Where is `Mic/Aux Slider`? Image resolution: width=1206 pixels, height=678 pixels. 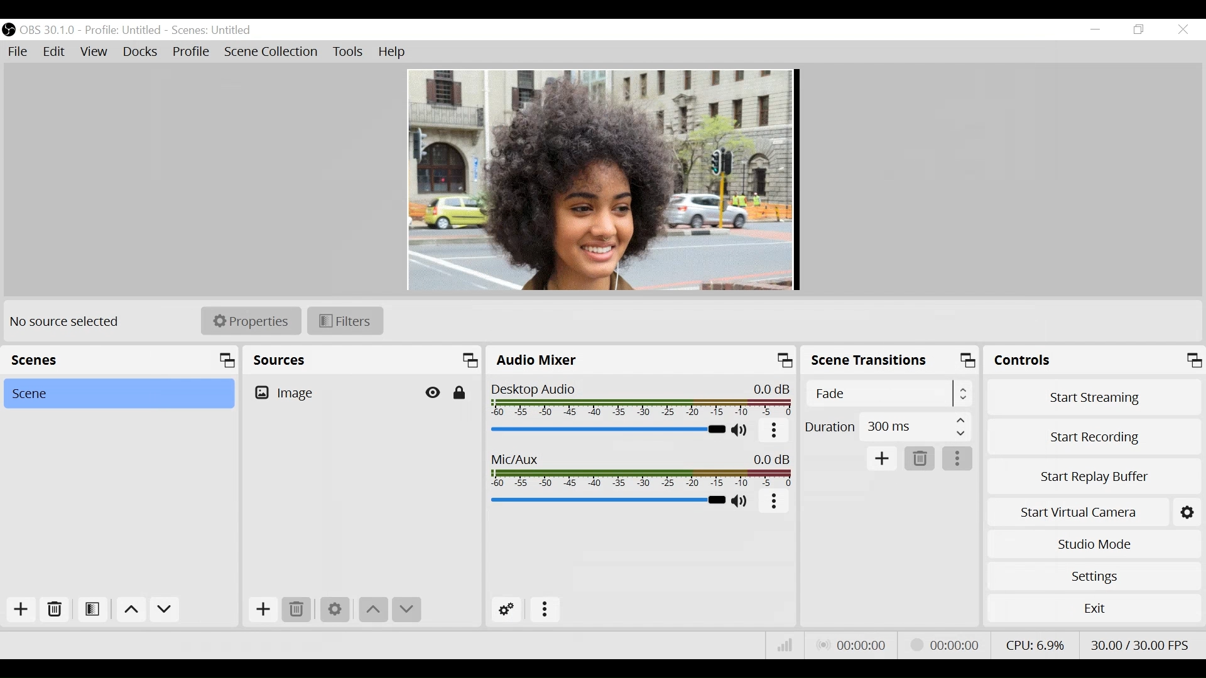
Mic/Aux Slider is located at coordinates (606, 500).